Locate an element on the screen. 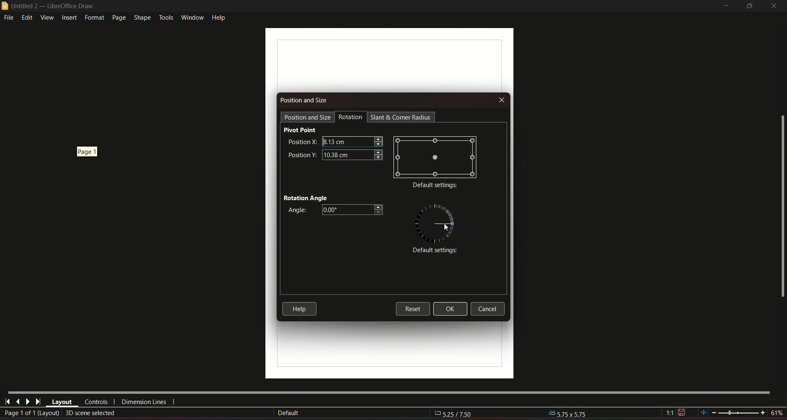 This screenshot has width=787, height=420. Position and size is located at coordinates (305, 100).